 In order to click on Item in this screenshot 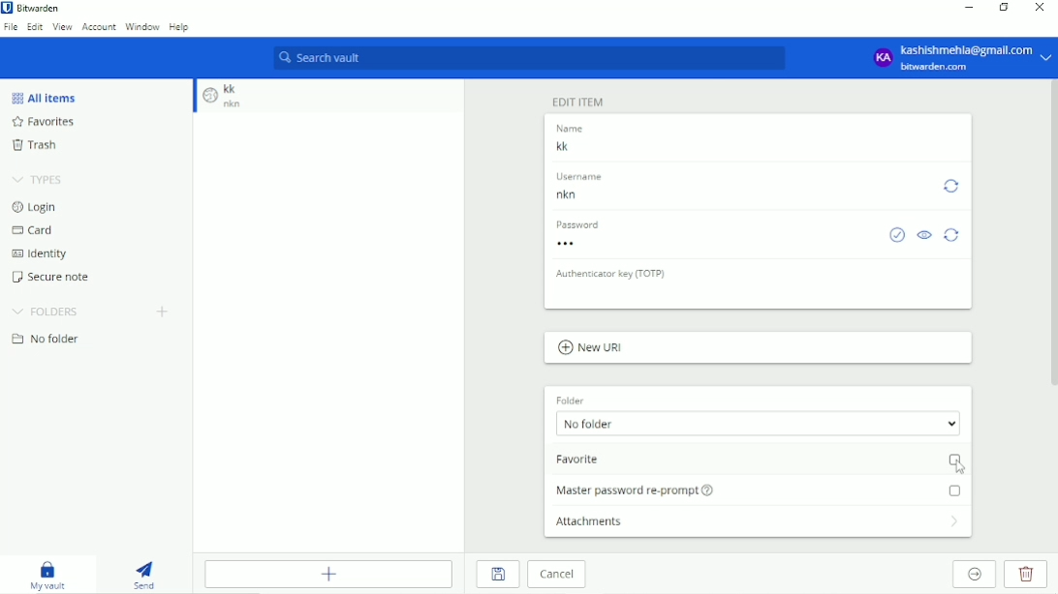, I will do `click(223, 98)`.